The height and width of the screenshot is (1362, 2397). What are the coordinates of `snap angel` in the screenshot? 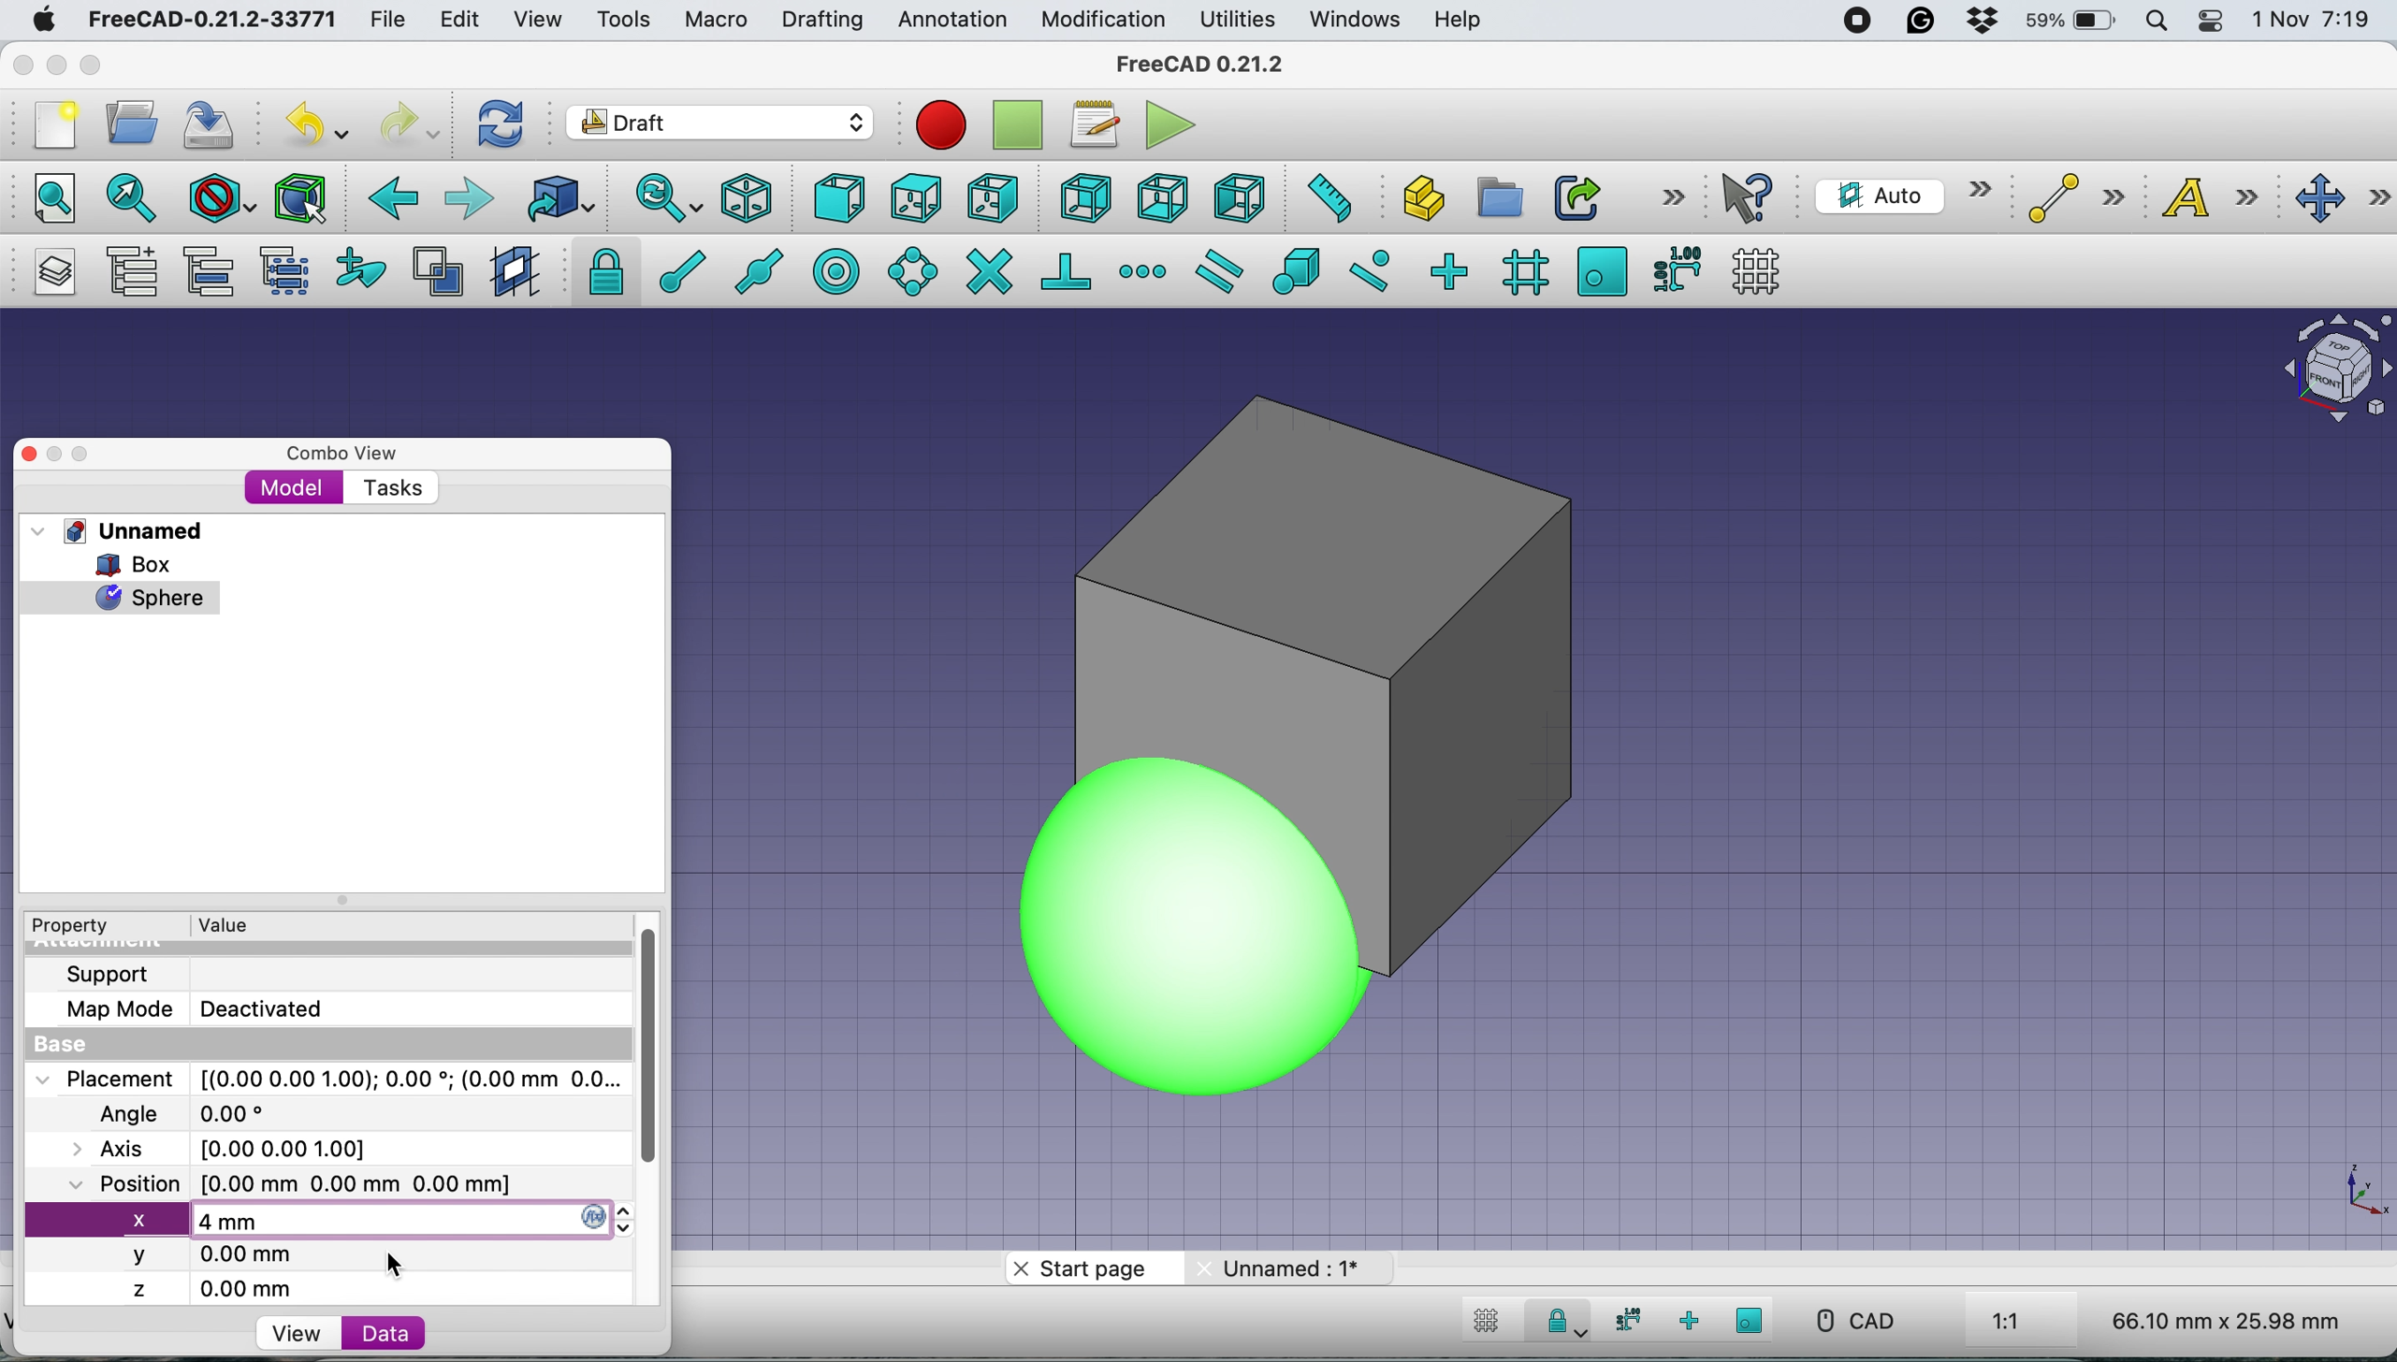 It's located at (907, 270).